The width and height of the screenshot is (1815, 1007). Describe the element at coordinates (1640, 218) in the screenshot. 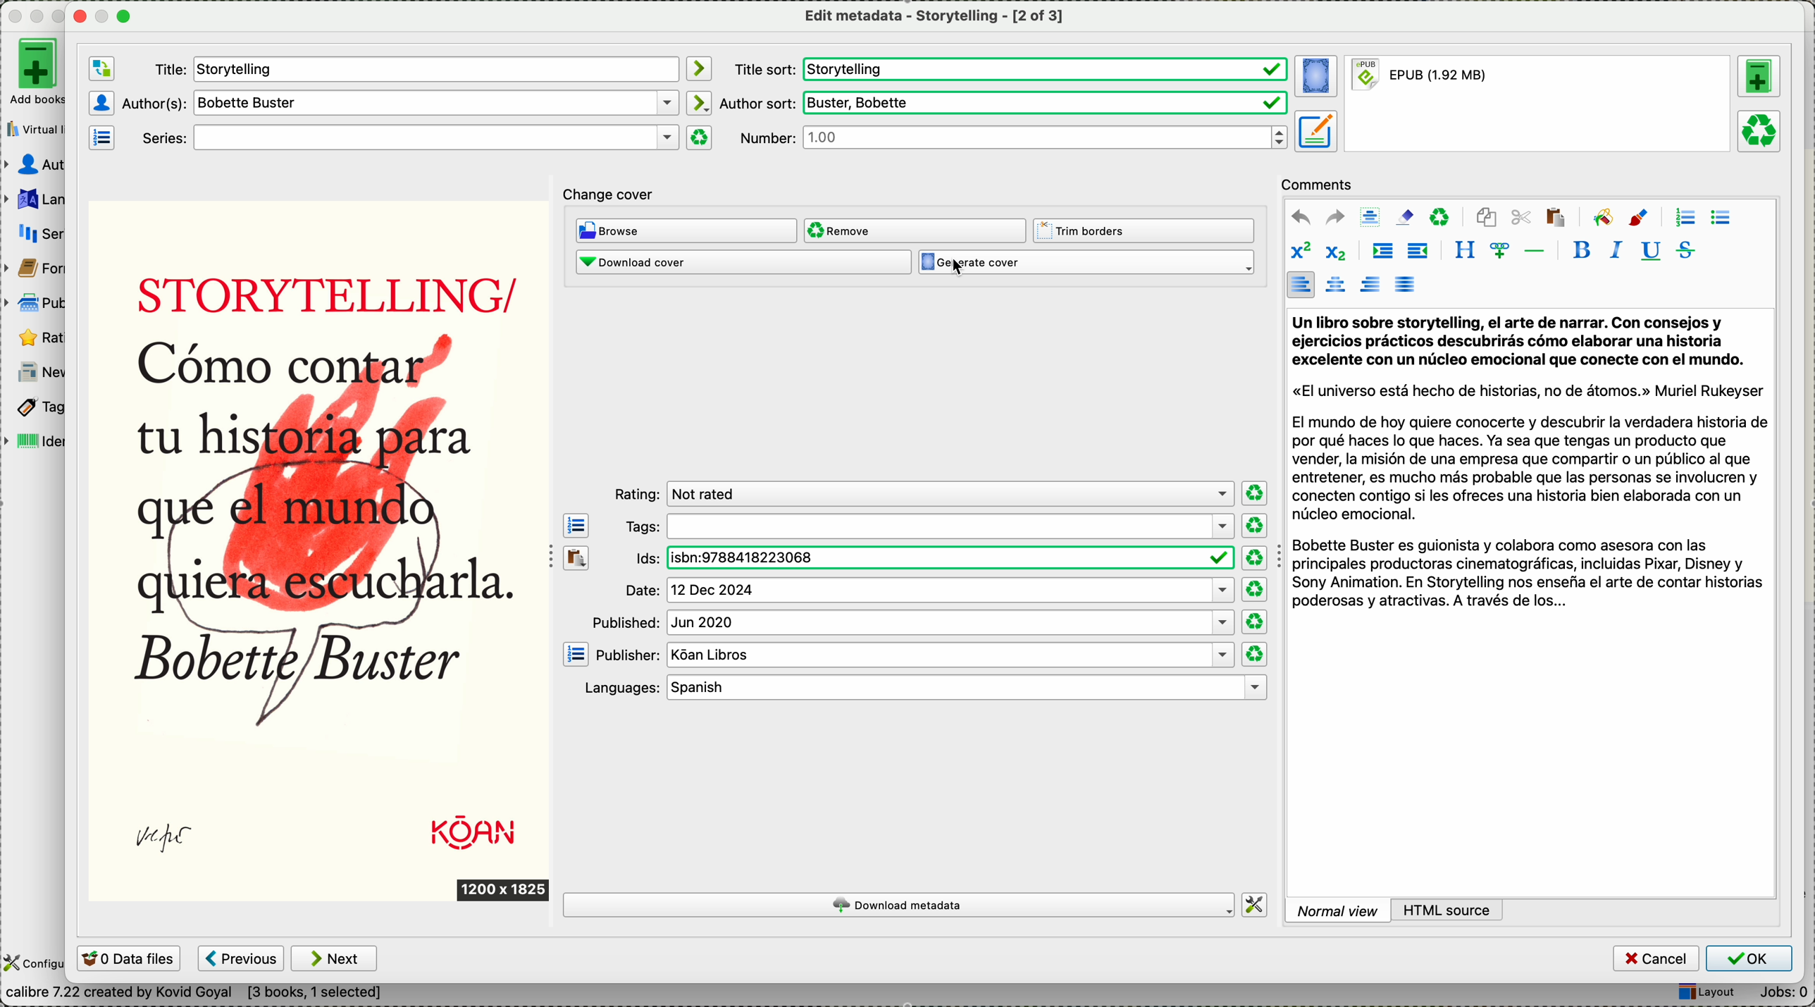

I see `icon` at that location.